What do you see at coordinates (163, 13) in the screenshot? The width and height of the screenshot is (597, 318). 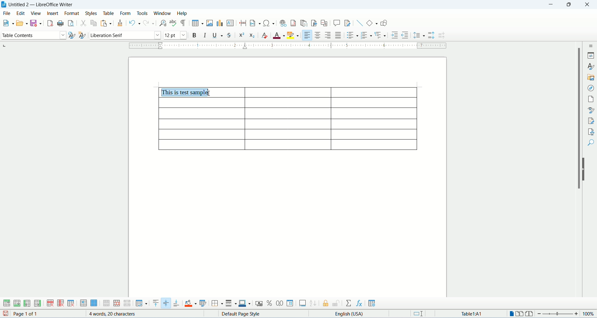 I see `window` at bounding box center [163, 13].